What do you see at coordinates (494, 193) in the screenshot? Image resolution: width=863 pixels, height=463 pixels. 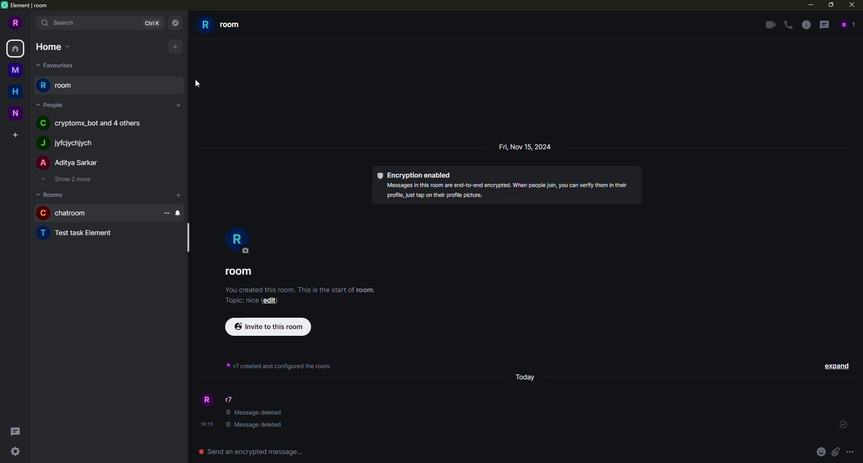 I see `EGU 1h HHS TION BND NCFA0~NNG SRCIpPRNG. SENSO JW, YOU DEN Vy Shin i Ser
profile, just tap on their profil picture.` at bounding box center [494, 193].